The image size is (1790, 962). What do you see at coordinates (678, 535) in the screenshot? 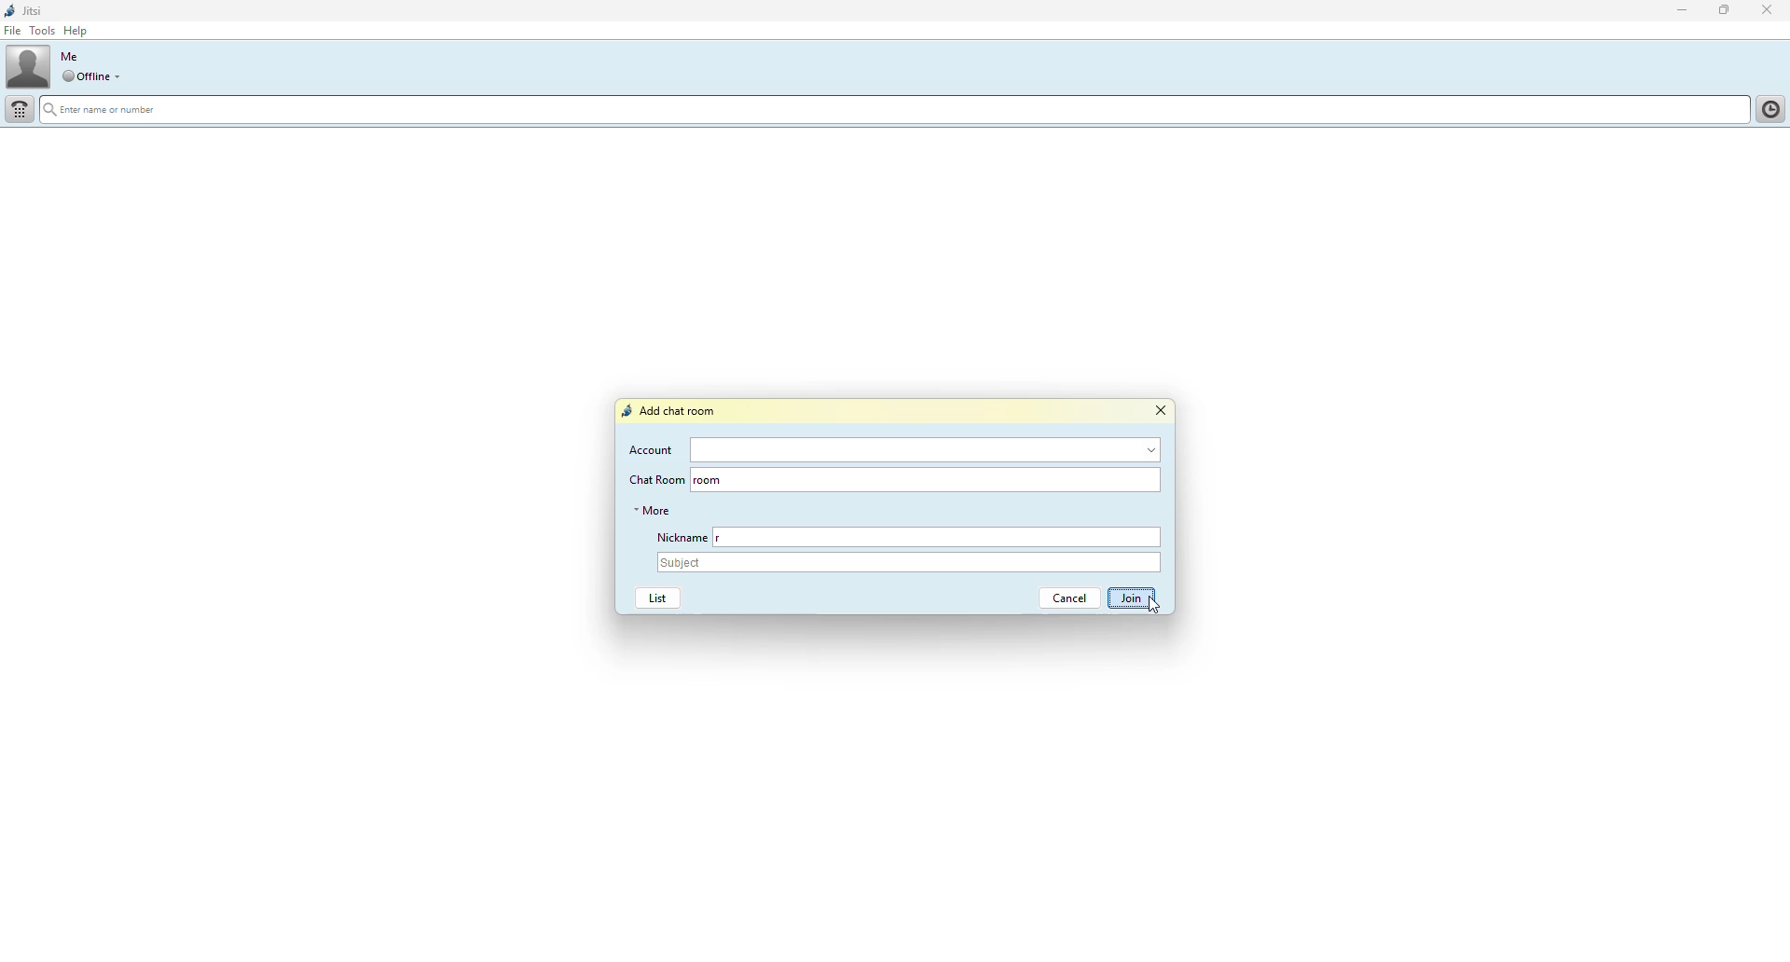
I see `nickname` at bounding box center [678, 535].